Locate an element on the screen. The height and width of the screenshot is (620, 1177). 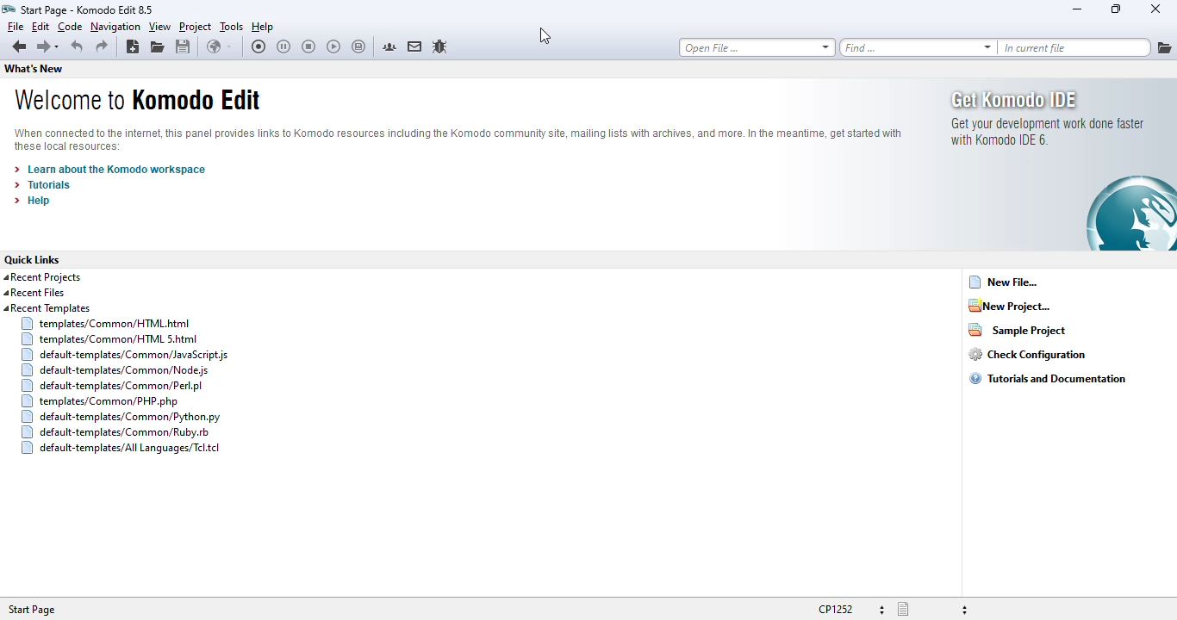
recent locations is located at coordinates (60, 47).